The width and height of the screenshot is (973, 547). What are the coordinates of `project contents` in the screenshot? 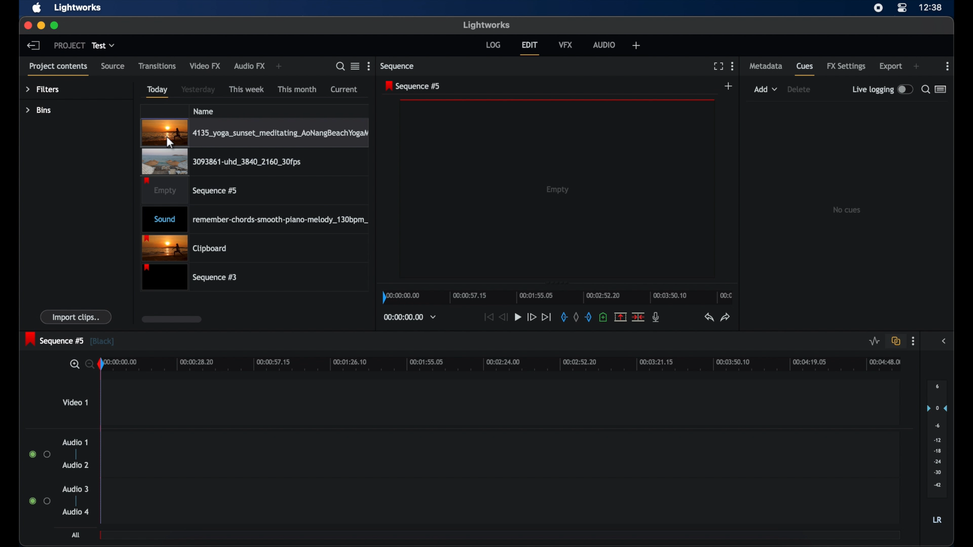 It's located at (58, 69).